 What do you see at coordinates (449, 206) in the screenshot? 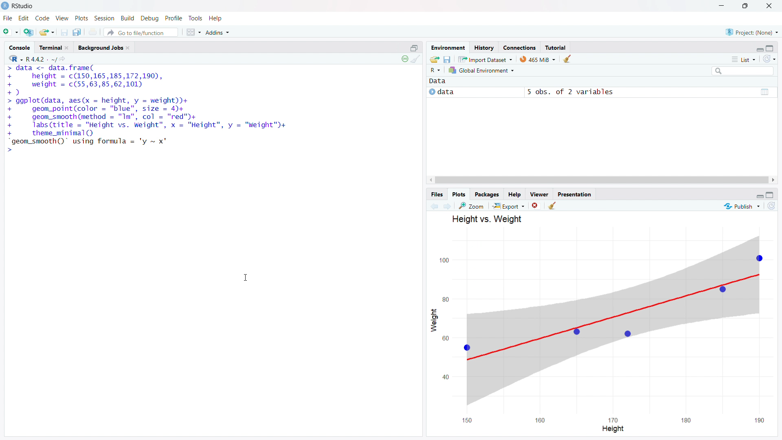
I see `next` at bounding box center [449, 206].